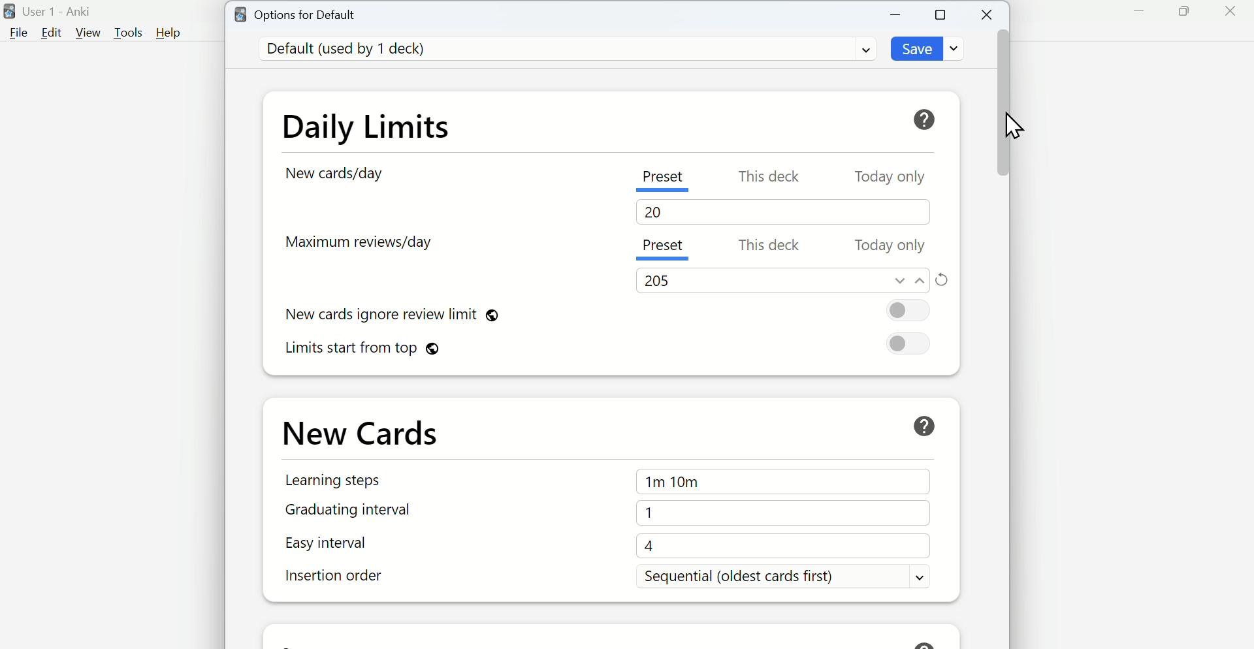 The height and width of the screenshot is (649, 1254). Describe the element at coordinates (1183, 12) in the screenshot. I see `Maximize` at that location.